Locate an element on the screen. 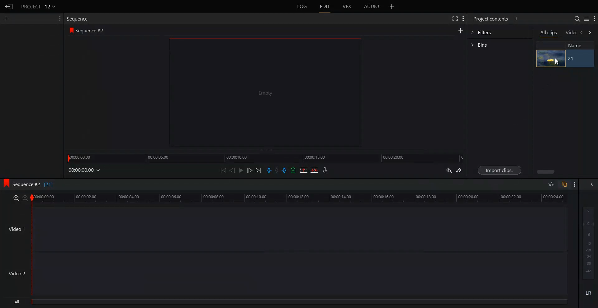  File Preview is located at coordinates (262, 93).